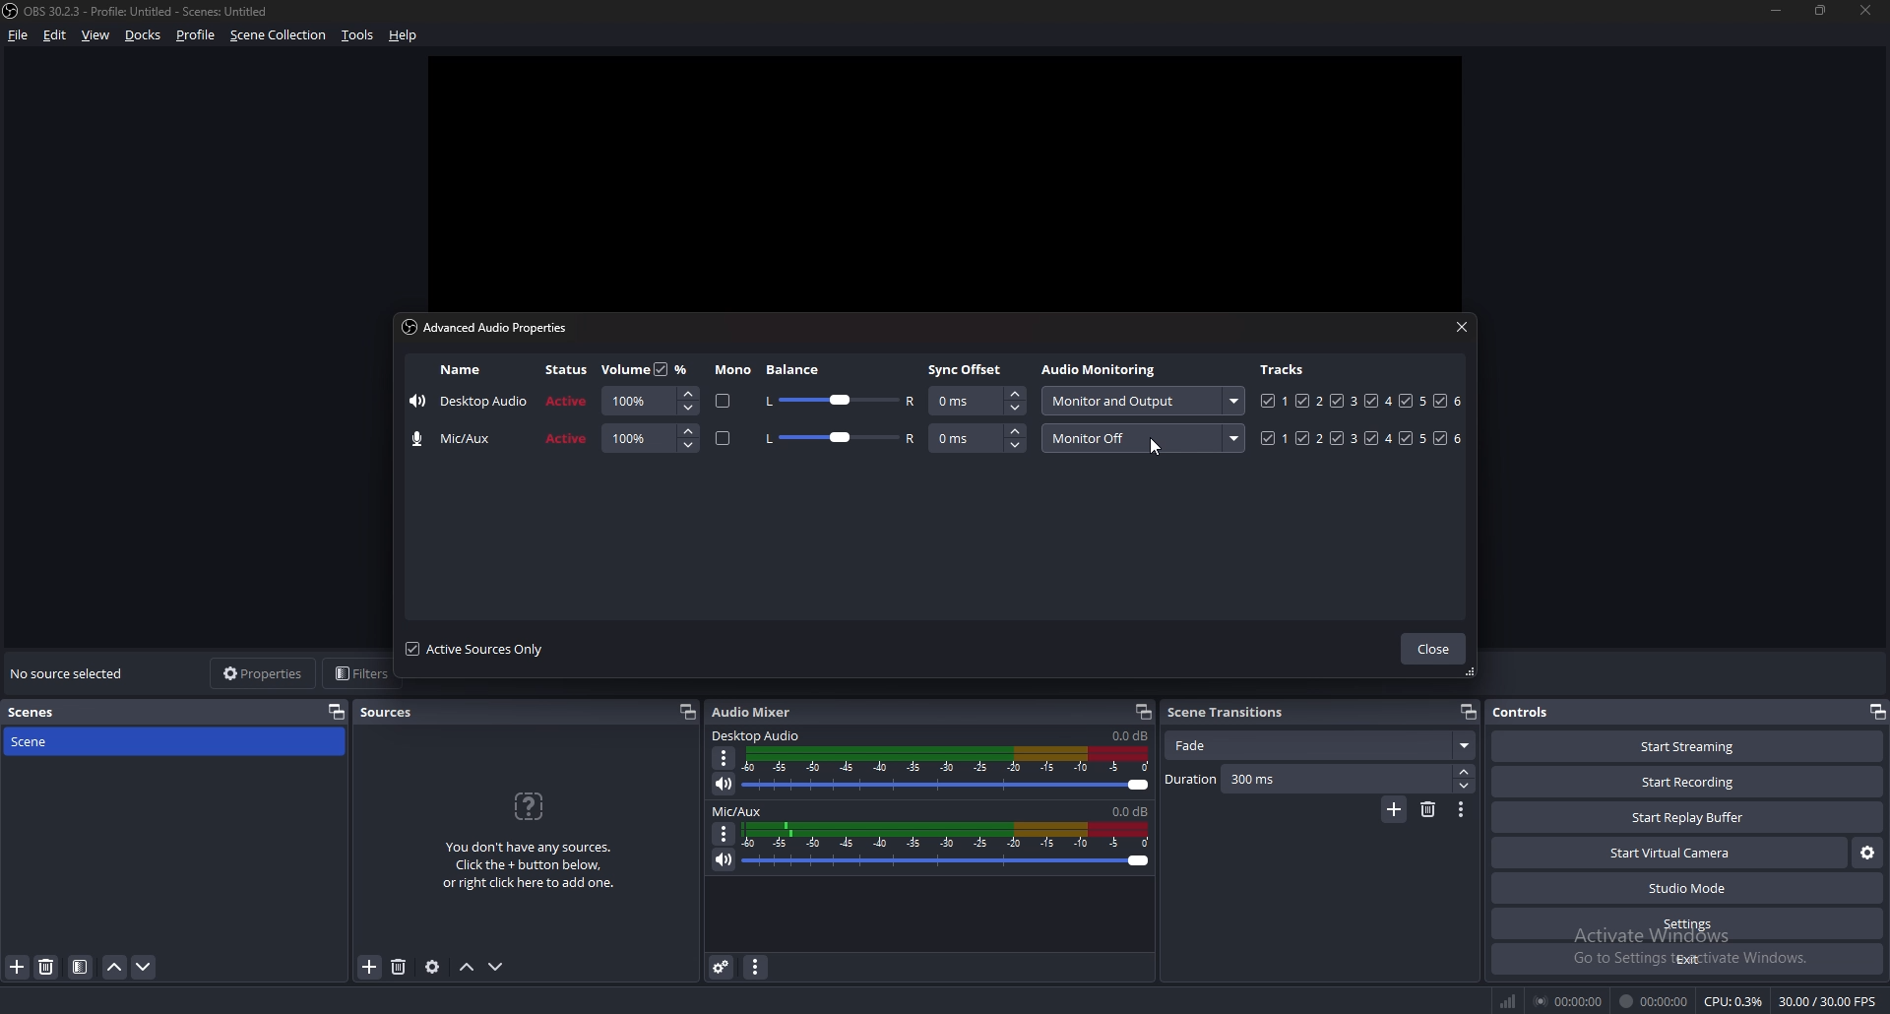 The image size is (1890, 1014). I want to click on balance adjust, so click(842, 400).